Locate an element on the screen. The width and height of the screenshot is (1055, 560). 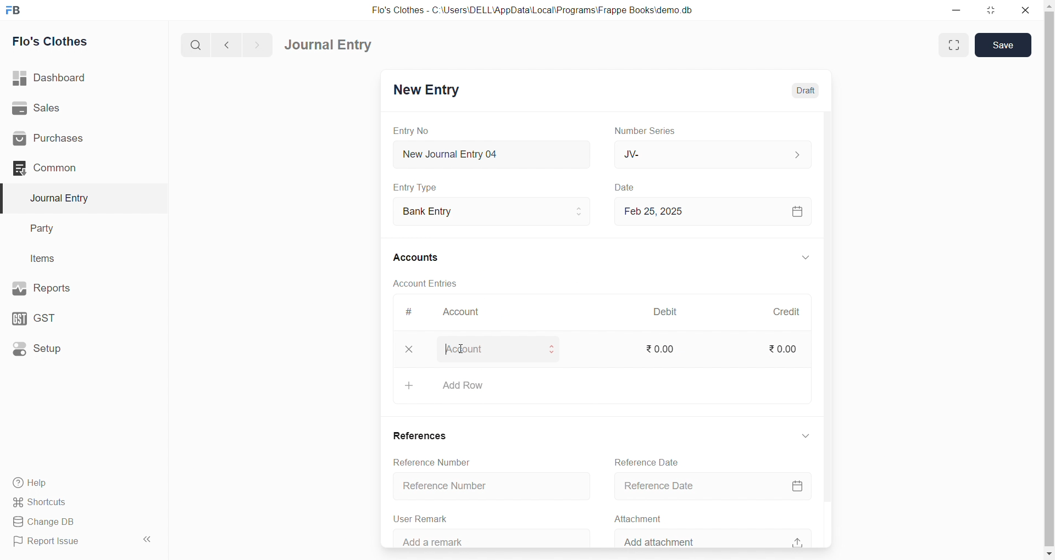
close is located at coordinates (1028, 10).